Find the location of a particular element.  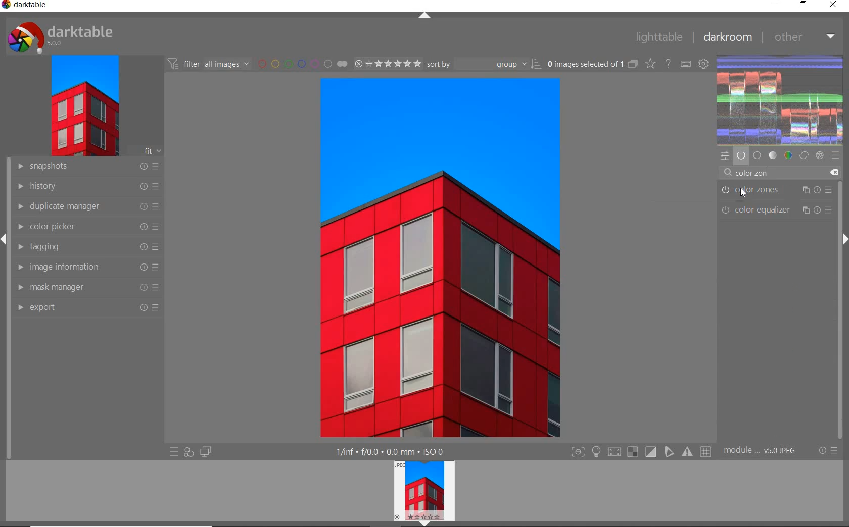

selected Image range rating is located at coordinates (388, 63).